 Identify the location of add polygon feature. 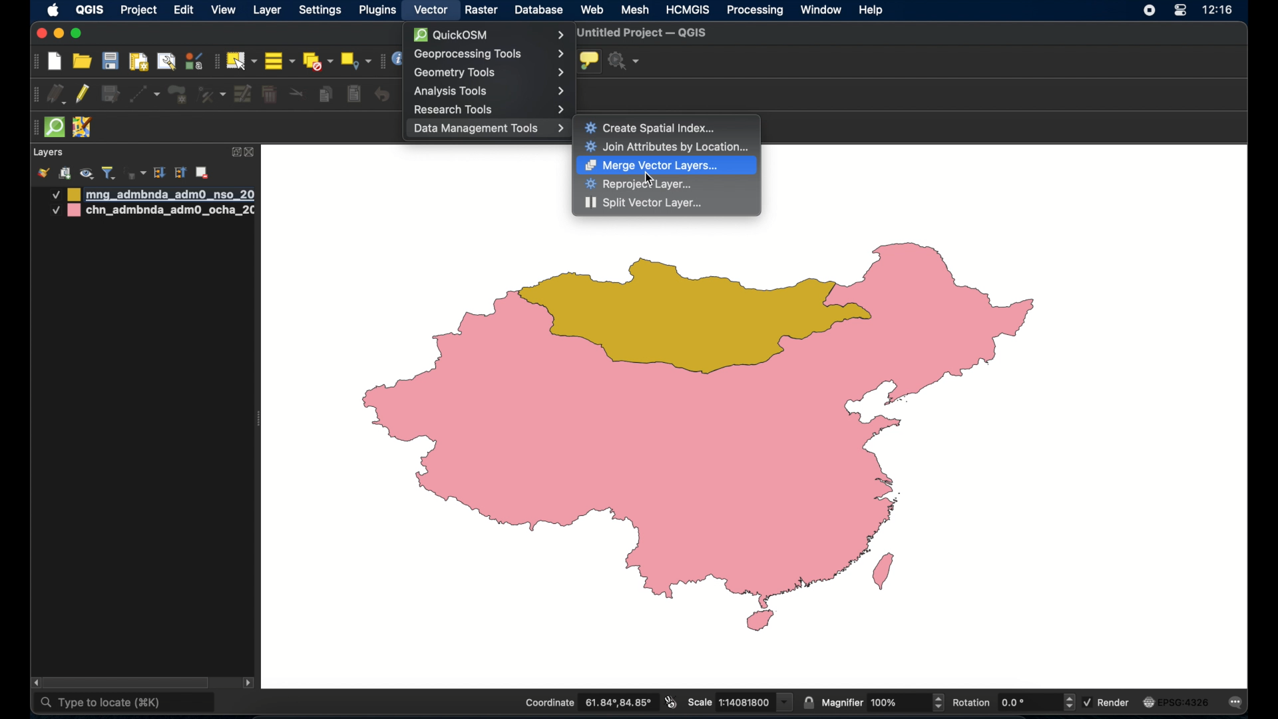
(178, 95).